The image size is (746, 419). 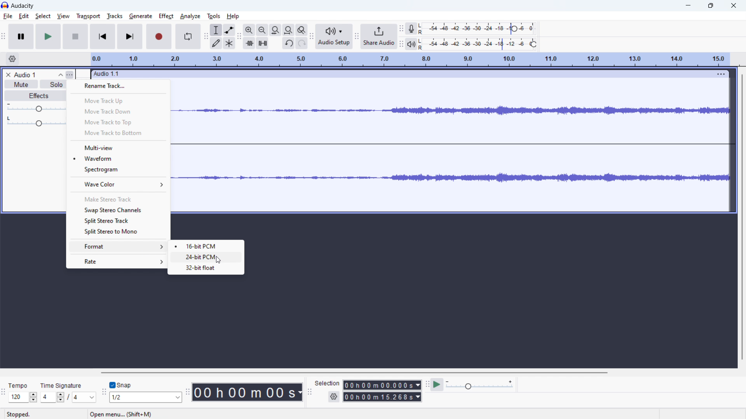 What do you see at coordinates (3, 393) in the screenshot?
I see `time signature toolbar` at bounding box center [3, 393].